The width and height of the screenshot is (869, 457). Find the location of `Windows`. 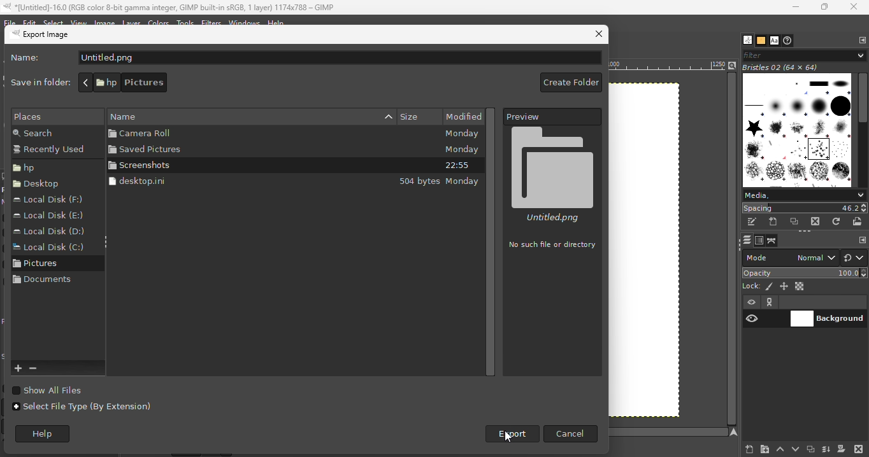

Windows is located at coordinates (245, 22).